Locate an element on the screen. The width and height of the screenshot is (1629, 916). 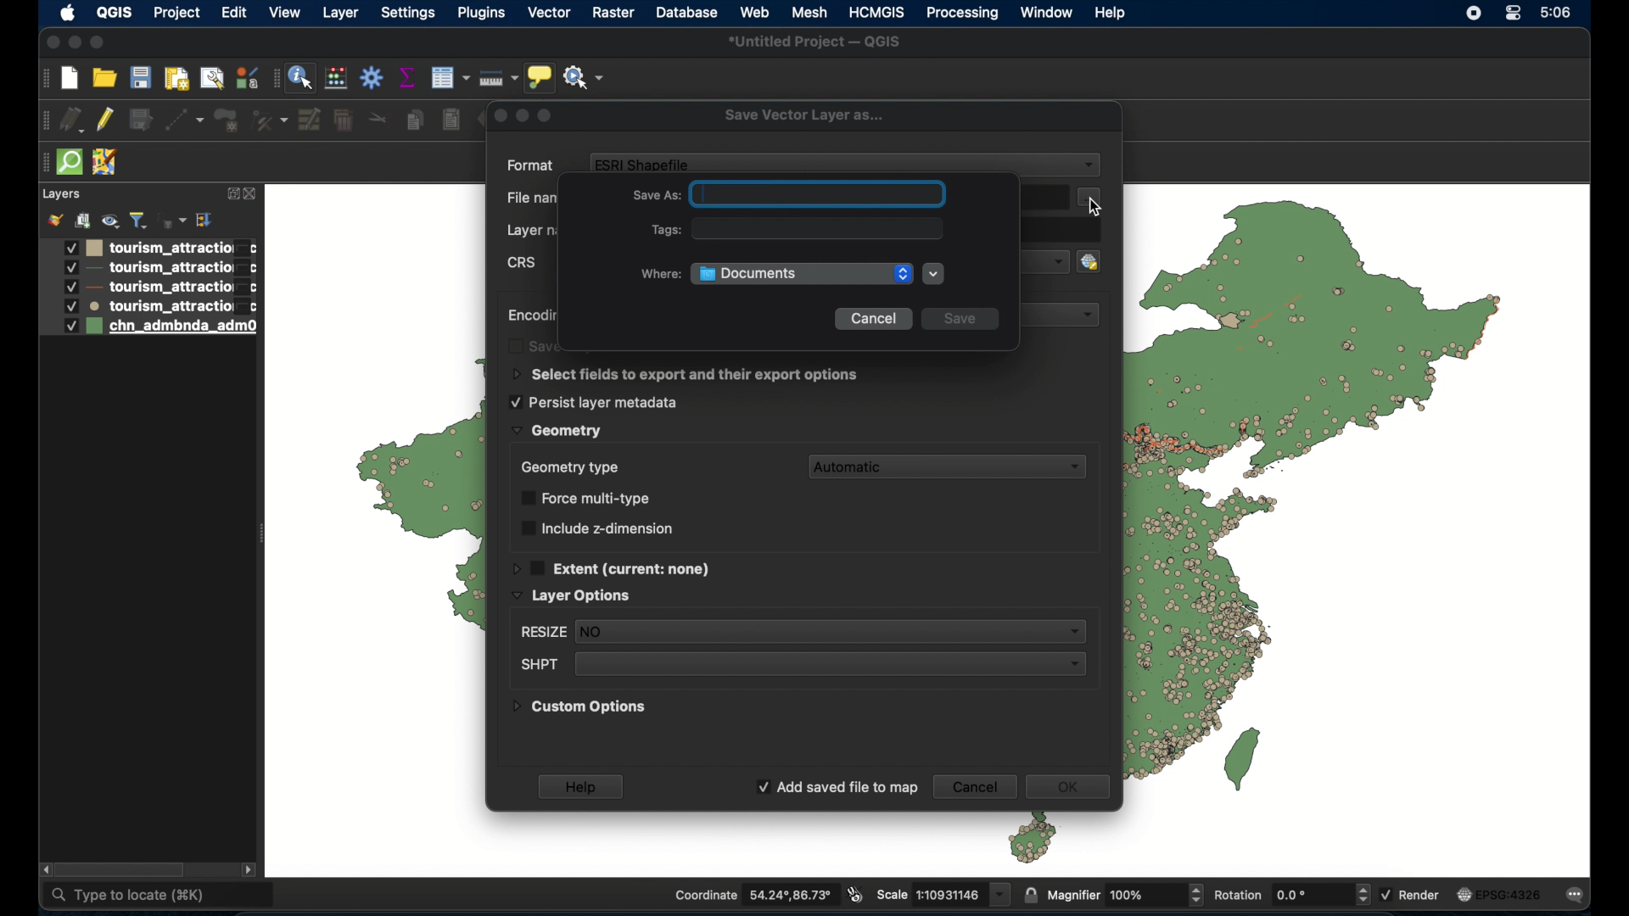
apple icon is located at coordinates (68, 14).